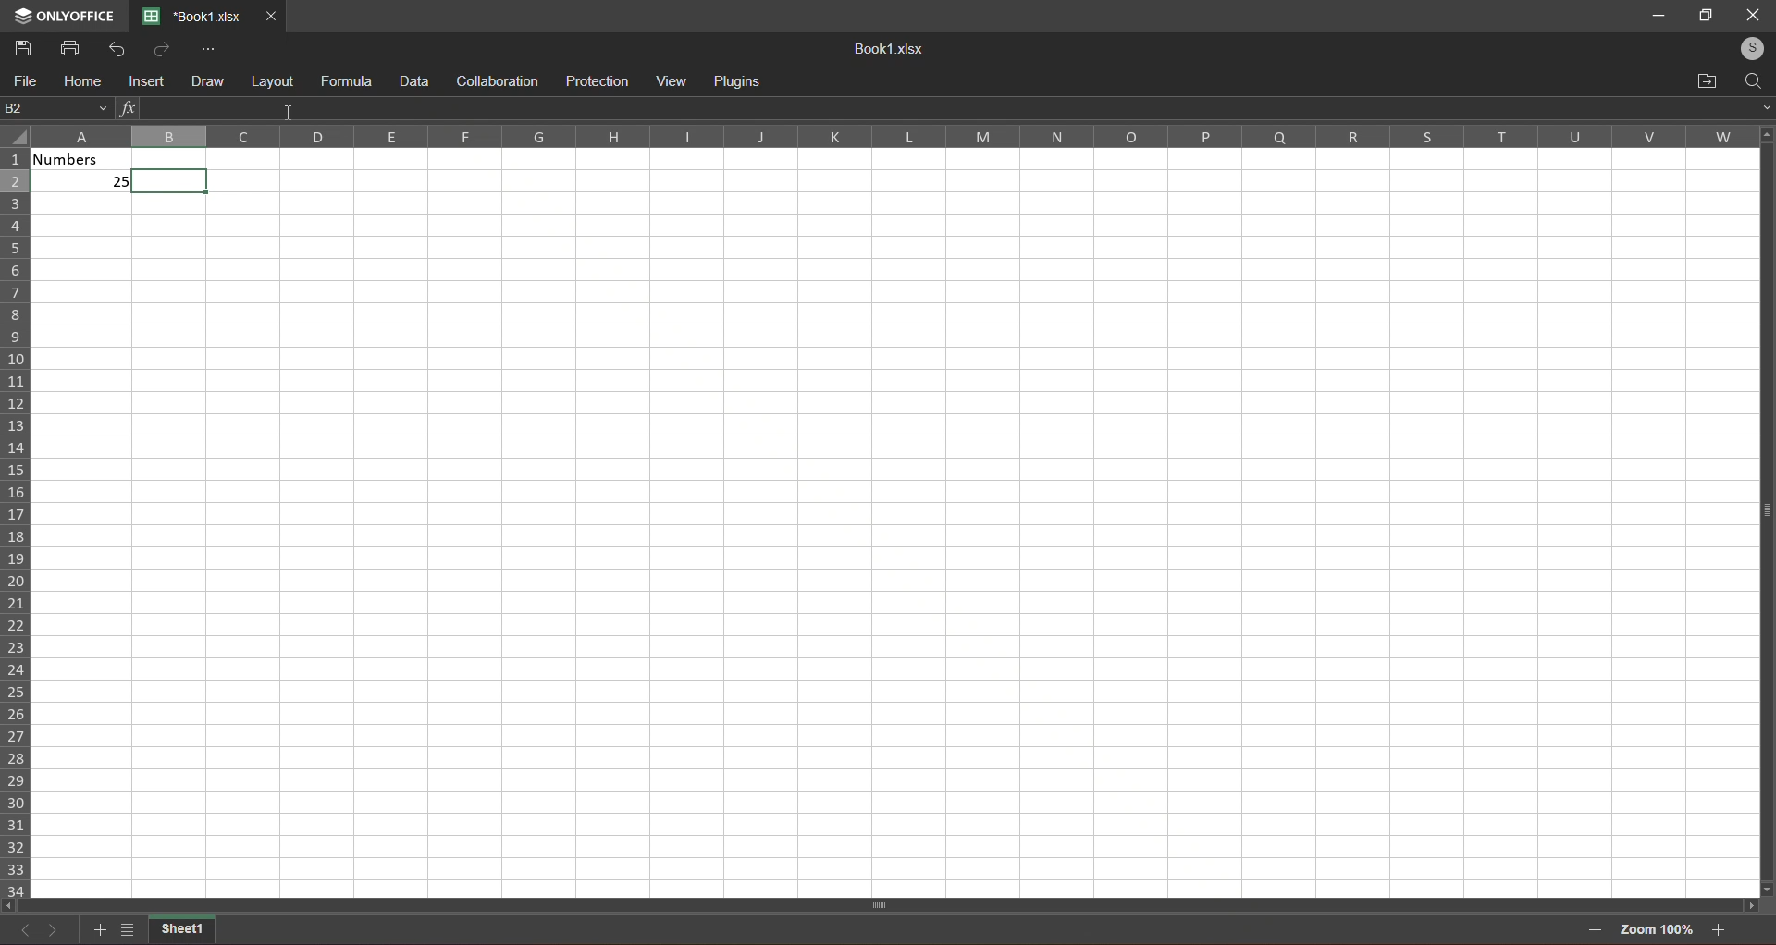 Image resolution: width=1776 pixels, height=945 pixels. I want to click on data, so click(412, 80).